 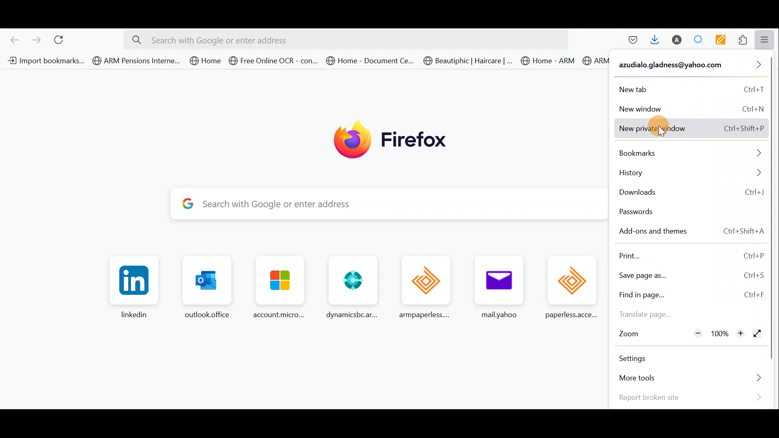 I want to click on Display the window in full screen, so click(x=757, y=334).